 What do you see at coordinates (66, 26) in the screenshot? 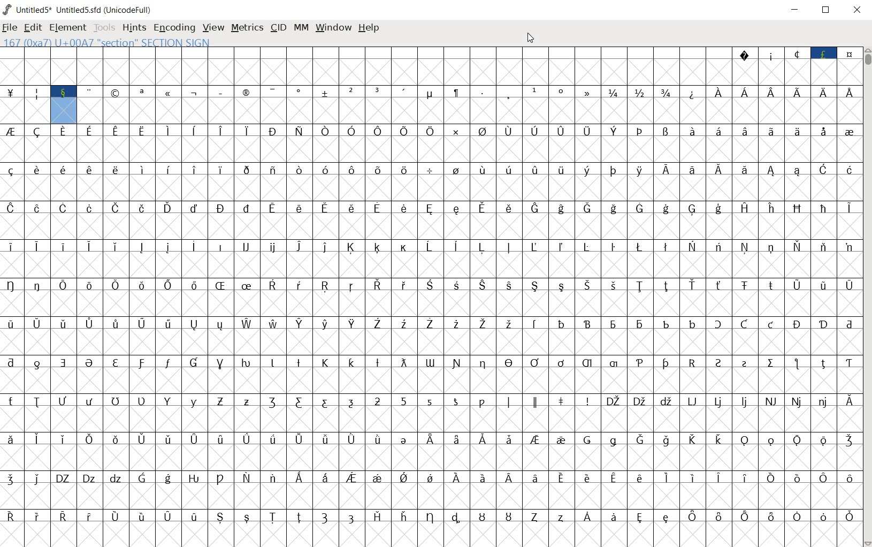
I see `element` at bounding box center [66, 26].